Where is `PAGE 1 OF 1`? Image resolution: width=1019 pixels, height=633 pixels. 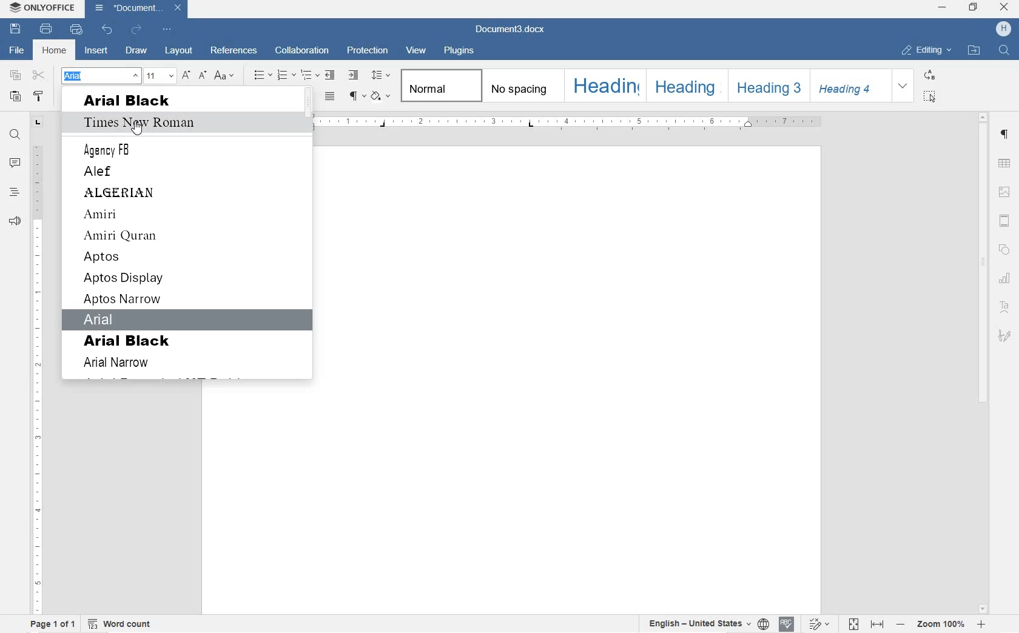
PAGE 1 OF 1 is located at coordinates (54, 626).